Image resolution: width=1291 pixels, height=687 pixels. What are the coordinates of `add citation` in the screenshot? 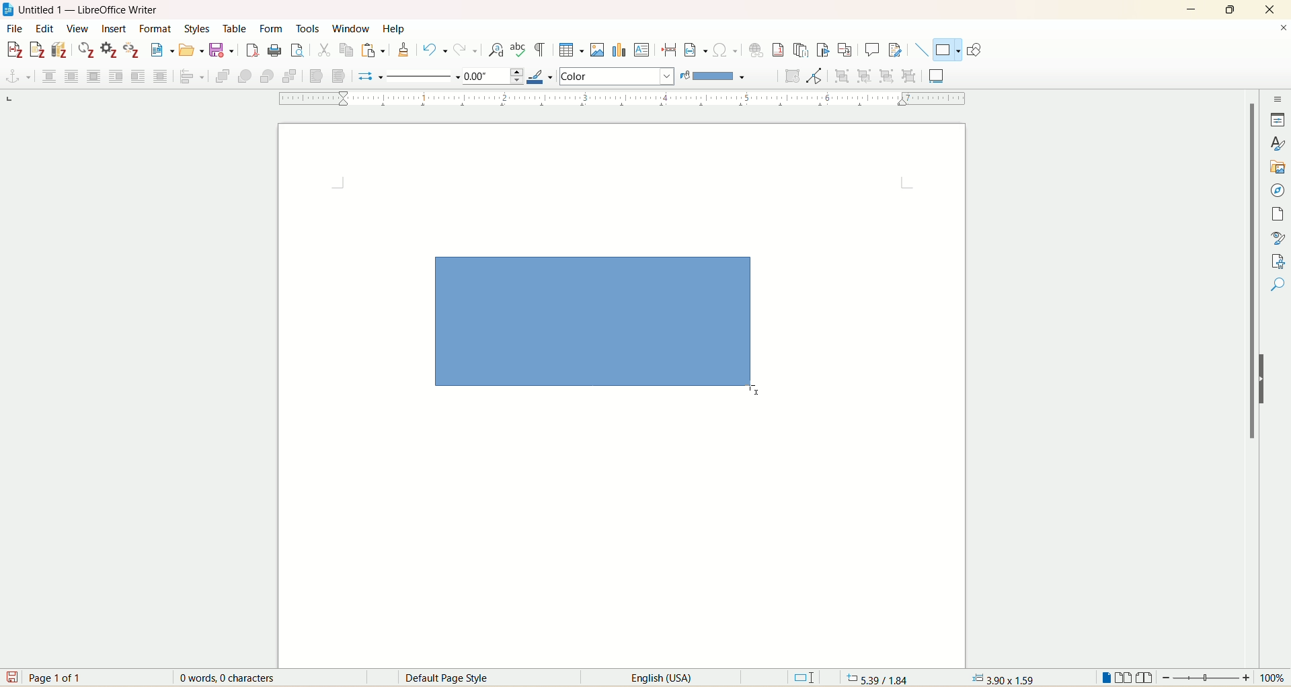 It's located at (13, 50).